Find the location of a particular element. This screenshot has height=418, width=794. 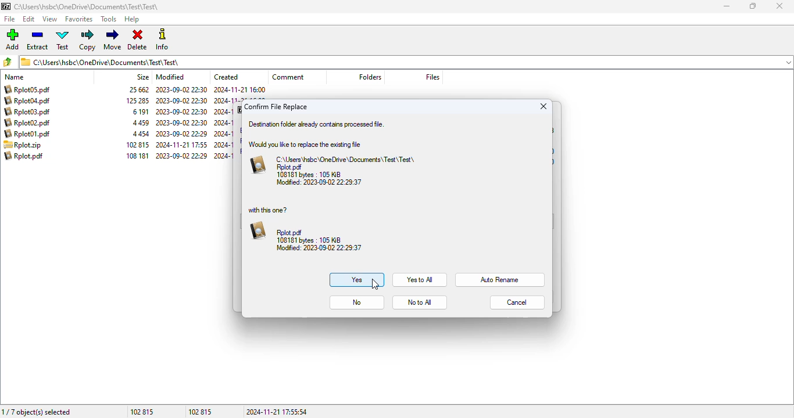

help is located at coordinates (131, 20).